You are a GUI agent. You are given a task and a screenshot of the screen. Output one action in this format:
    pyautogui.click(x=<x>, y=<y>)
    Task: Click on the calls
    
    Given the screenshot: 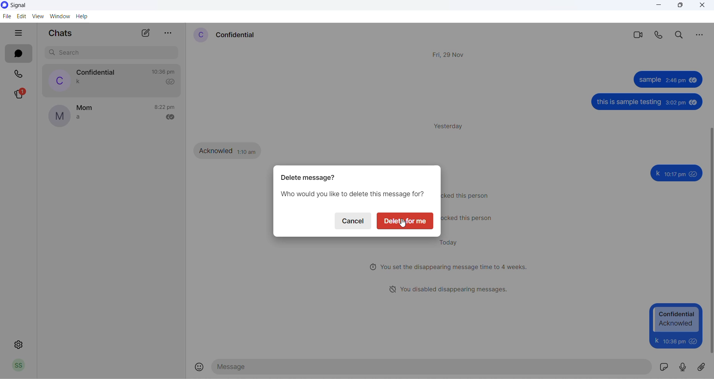 What is the action you would take?
    pyautogui.click(x=21, y=74)
    